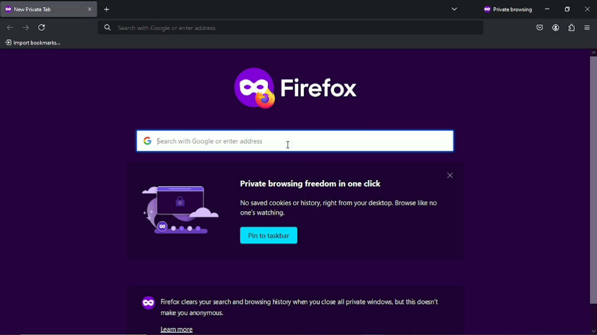 This screenshot has height=335, width=597. What do you see at coordinates (593, 194) in the screenshot?
I see `vertical scrollbar` at bounding box center [593, 194].